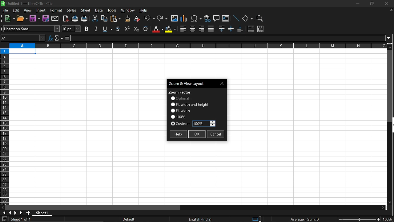 The height and width of the screenshot is (222, 394). What do you see at coordinates (44, 213) in the screenshot?
I see `sheet name` at bounding box center [44, 213].